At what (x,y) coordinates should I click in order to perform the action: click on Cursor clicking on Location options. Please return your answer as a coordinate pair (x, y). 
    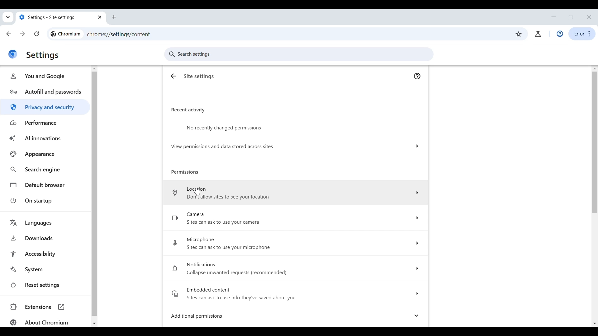
    Looking at the image, I should click on (197, 191).